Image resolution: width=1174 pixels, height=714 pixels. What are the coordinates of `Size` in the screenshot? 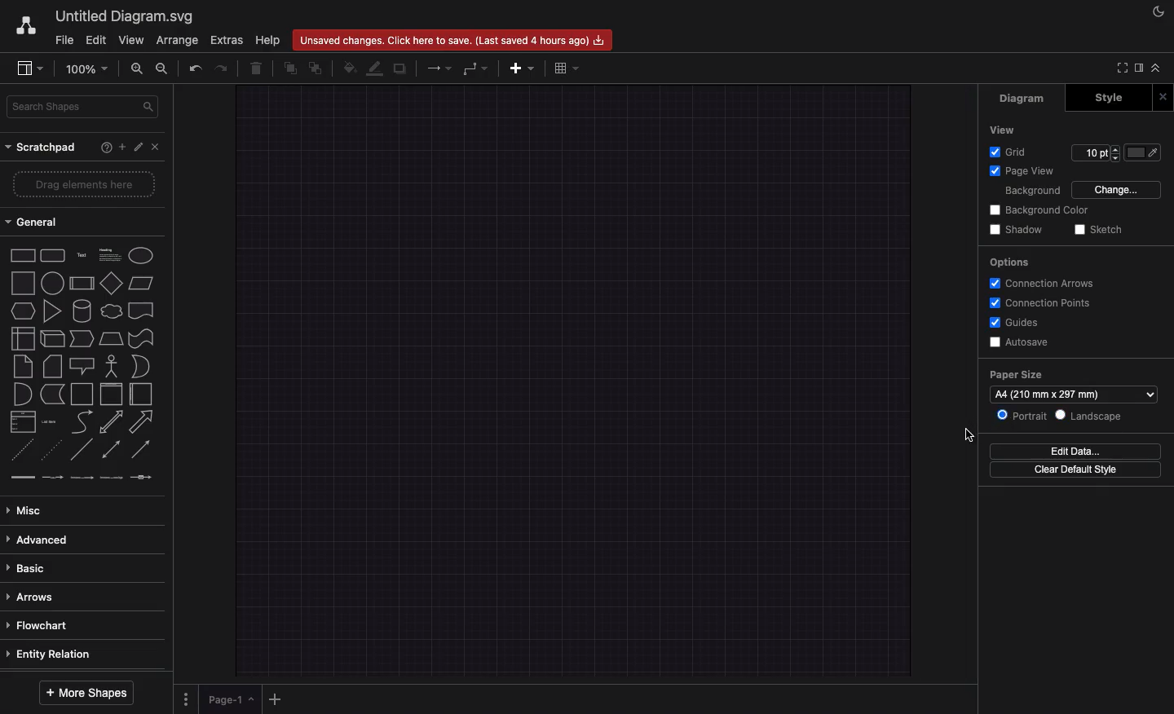 It's located at (1095, 153).